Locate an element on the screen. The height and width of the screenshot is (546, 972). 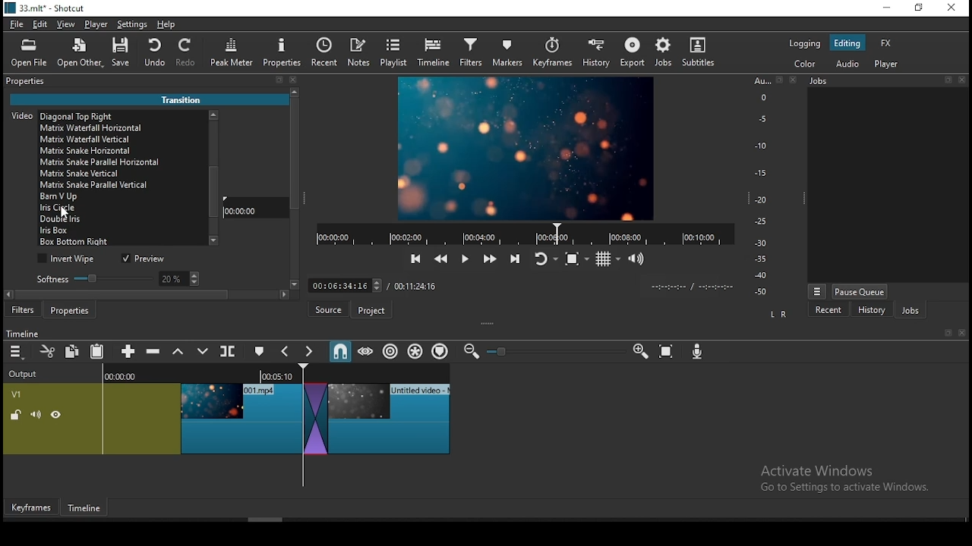
 is located at coordinates (949, 80).